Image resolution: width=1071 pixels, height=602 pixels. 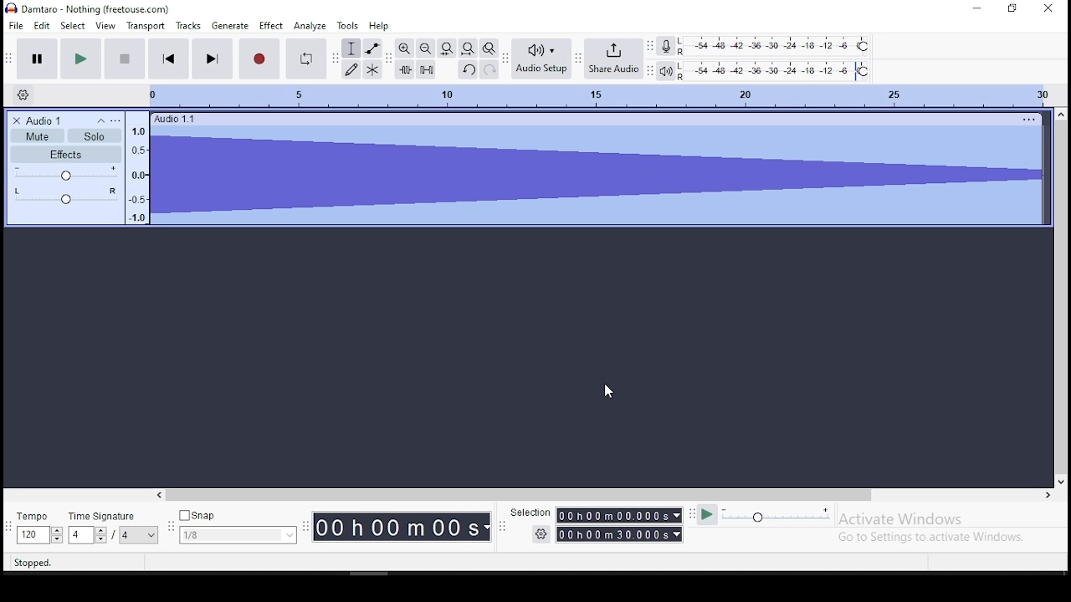 I want to click on playback meter, so click(x=667, y=71).